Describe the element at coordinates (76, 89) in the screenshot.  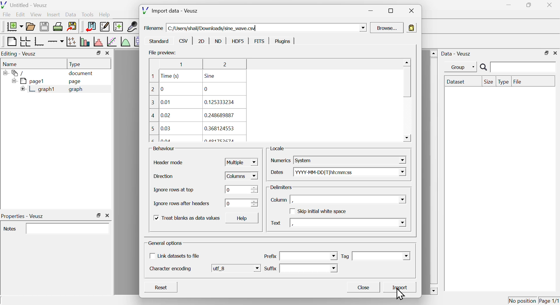
I see `graph` at that location.